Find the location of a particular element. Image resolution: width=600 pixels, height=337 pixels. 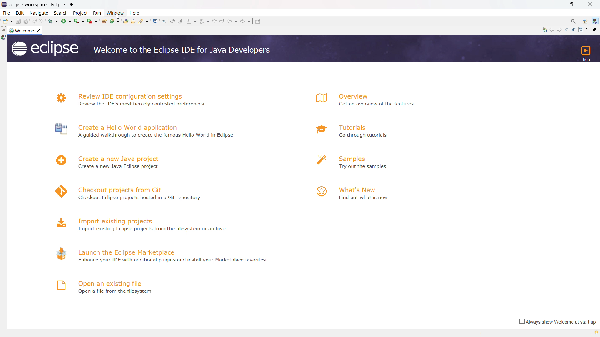

navigate is located at coordinates (39, 13).